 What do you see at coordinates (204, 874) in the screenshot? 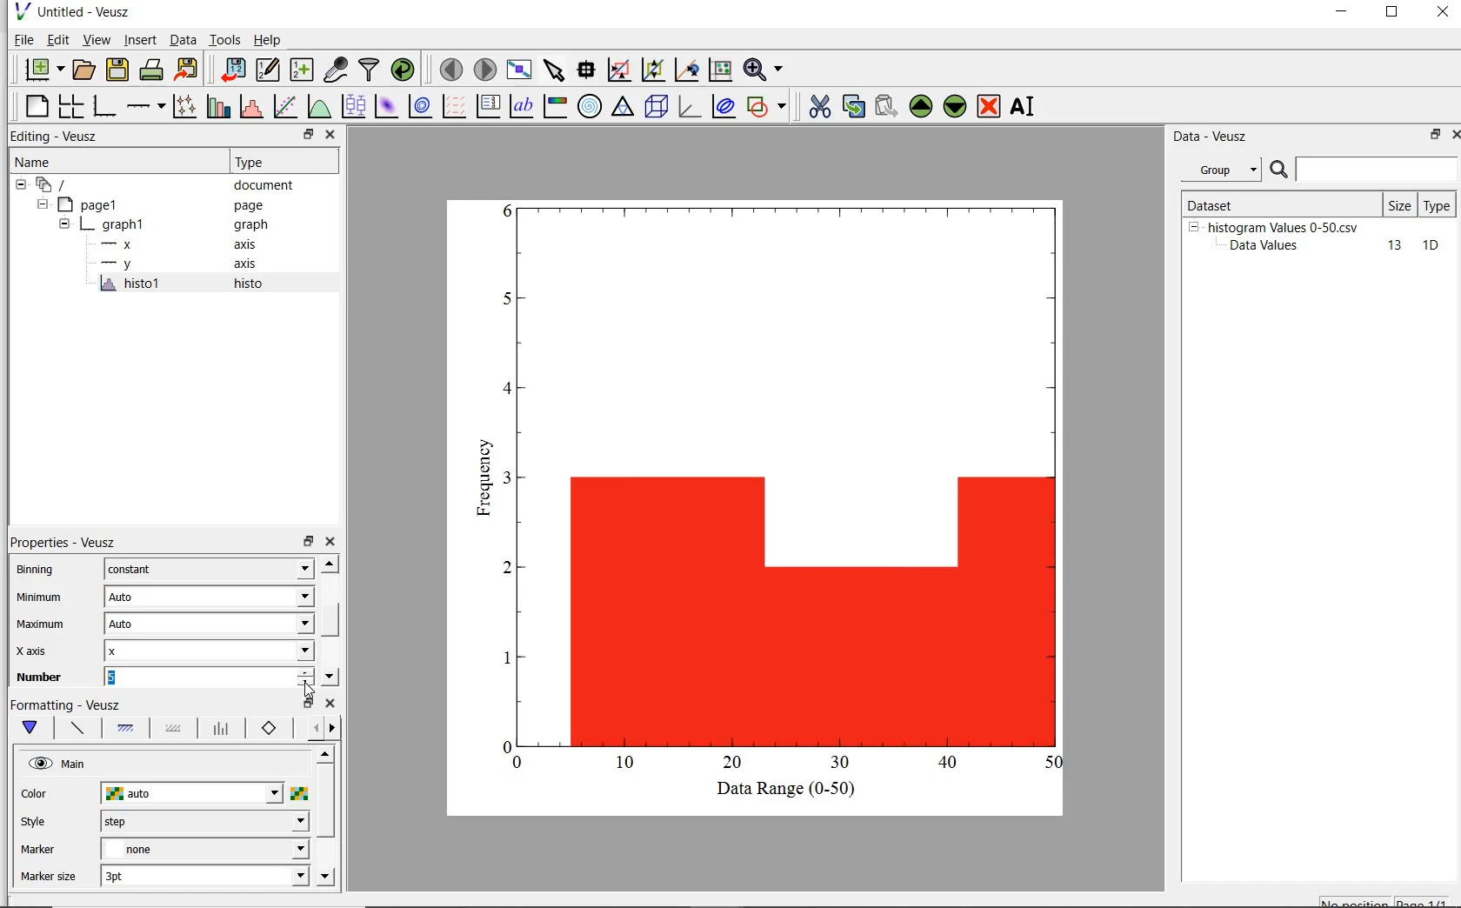
I see `3 pt ` at bounding box center [204, 874].